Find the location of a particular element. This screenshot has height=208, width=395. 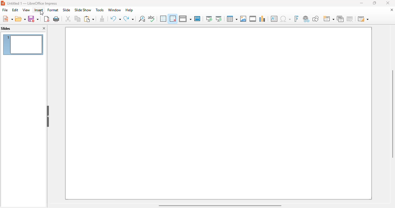

hide is located at coordinates (48, 116).